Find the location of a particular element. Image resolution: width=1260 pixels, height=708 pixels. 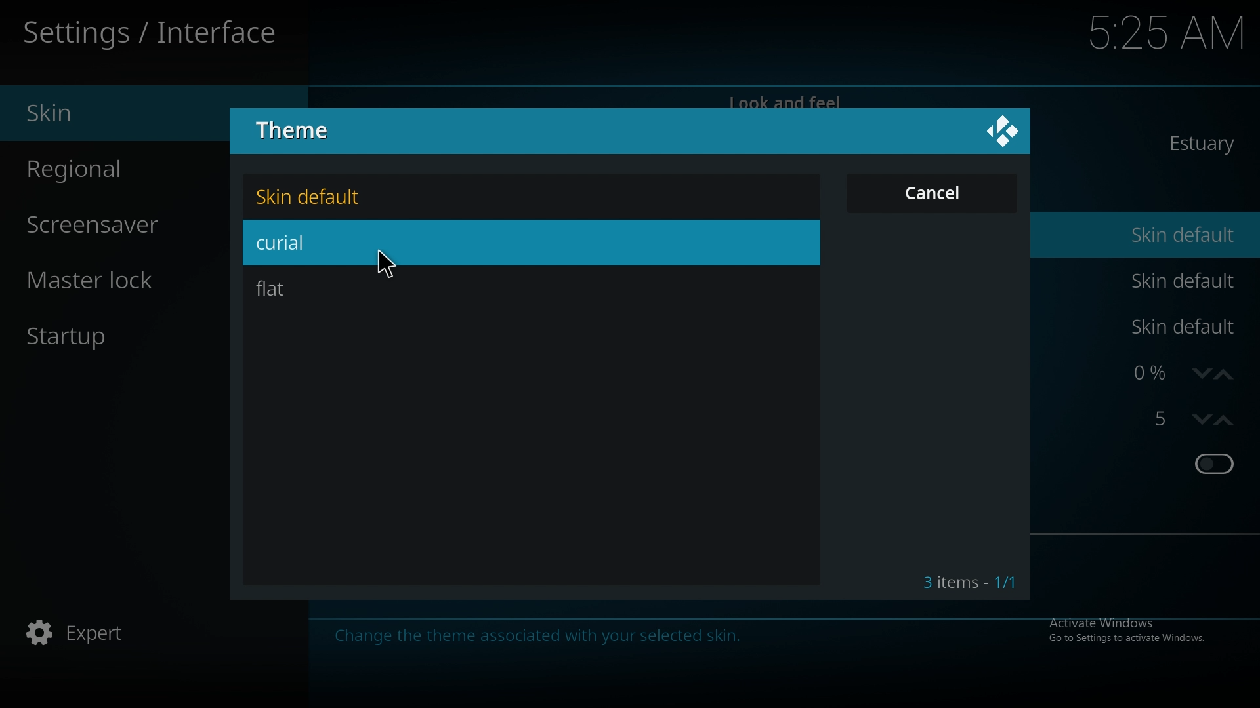

skin default is located at coordinates (1183, 233).